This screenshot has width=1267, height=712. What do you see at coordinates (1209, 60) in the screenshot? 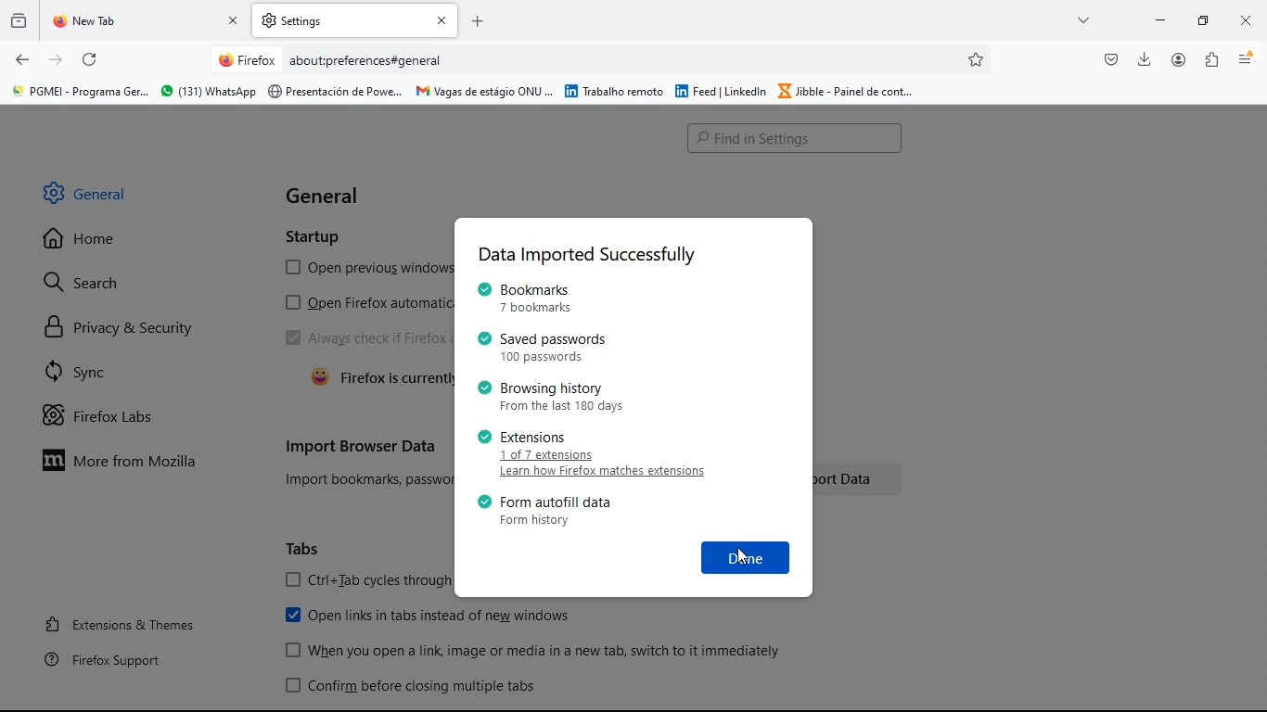
I see `extentions` at bounding box center [1209, 60].